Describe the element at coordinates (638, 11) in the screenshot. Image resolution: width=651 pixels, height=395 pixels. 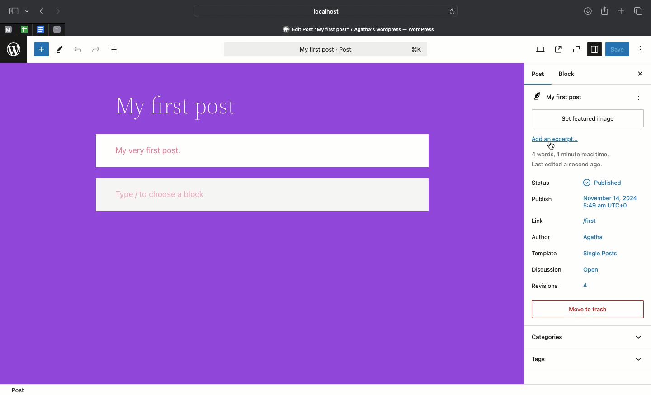
I see `Tabs` at that location.